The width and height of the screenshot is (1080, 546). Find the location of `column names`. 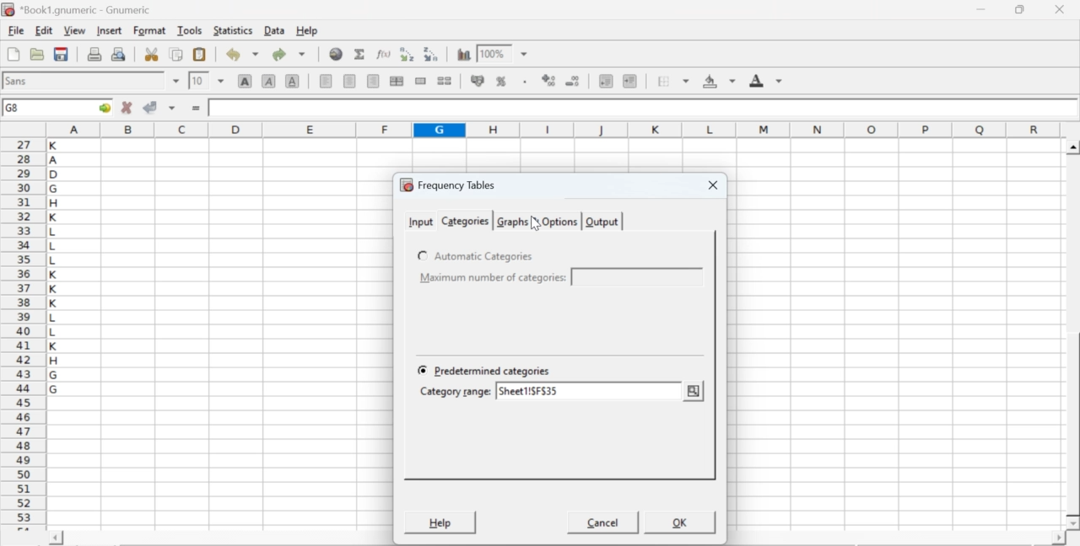

column names is located at coordinates (551, 129).